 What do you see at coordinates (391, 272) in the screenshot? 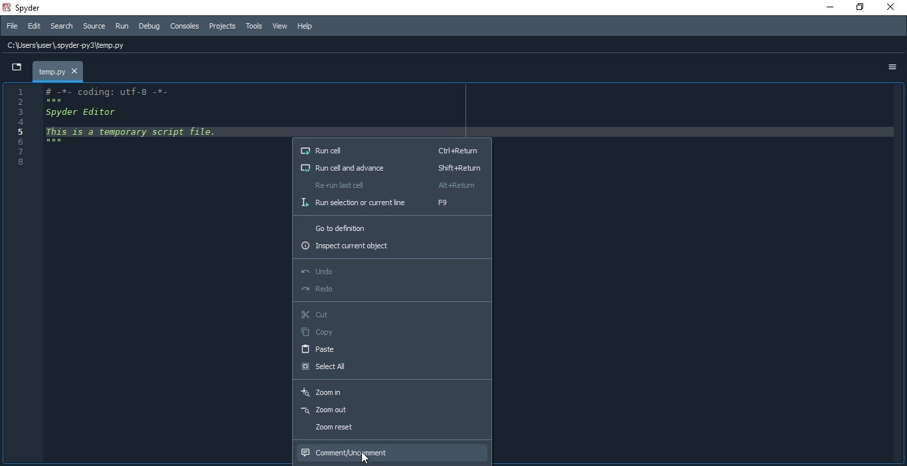
I see `Undo` at bounding box center [391, 272].